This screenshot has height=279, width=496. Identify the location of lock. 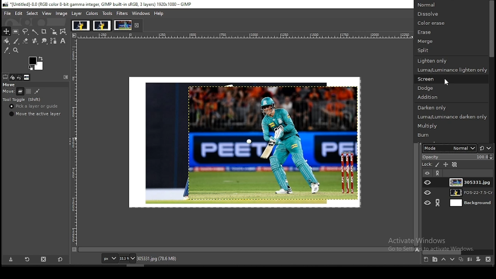
(428, 164).